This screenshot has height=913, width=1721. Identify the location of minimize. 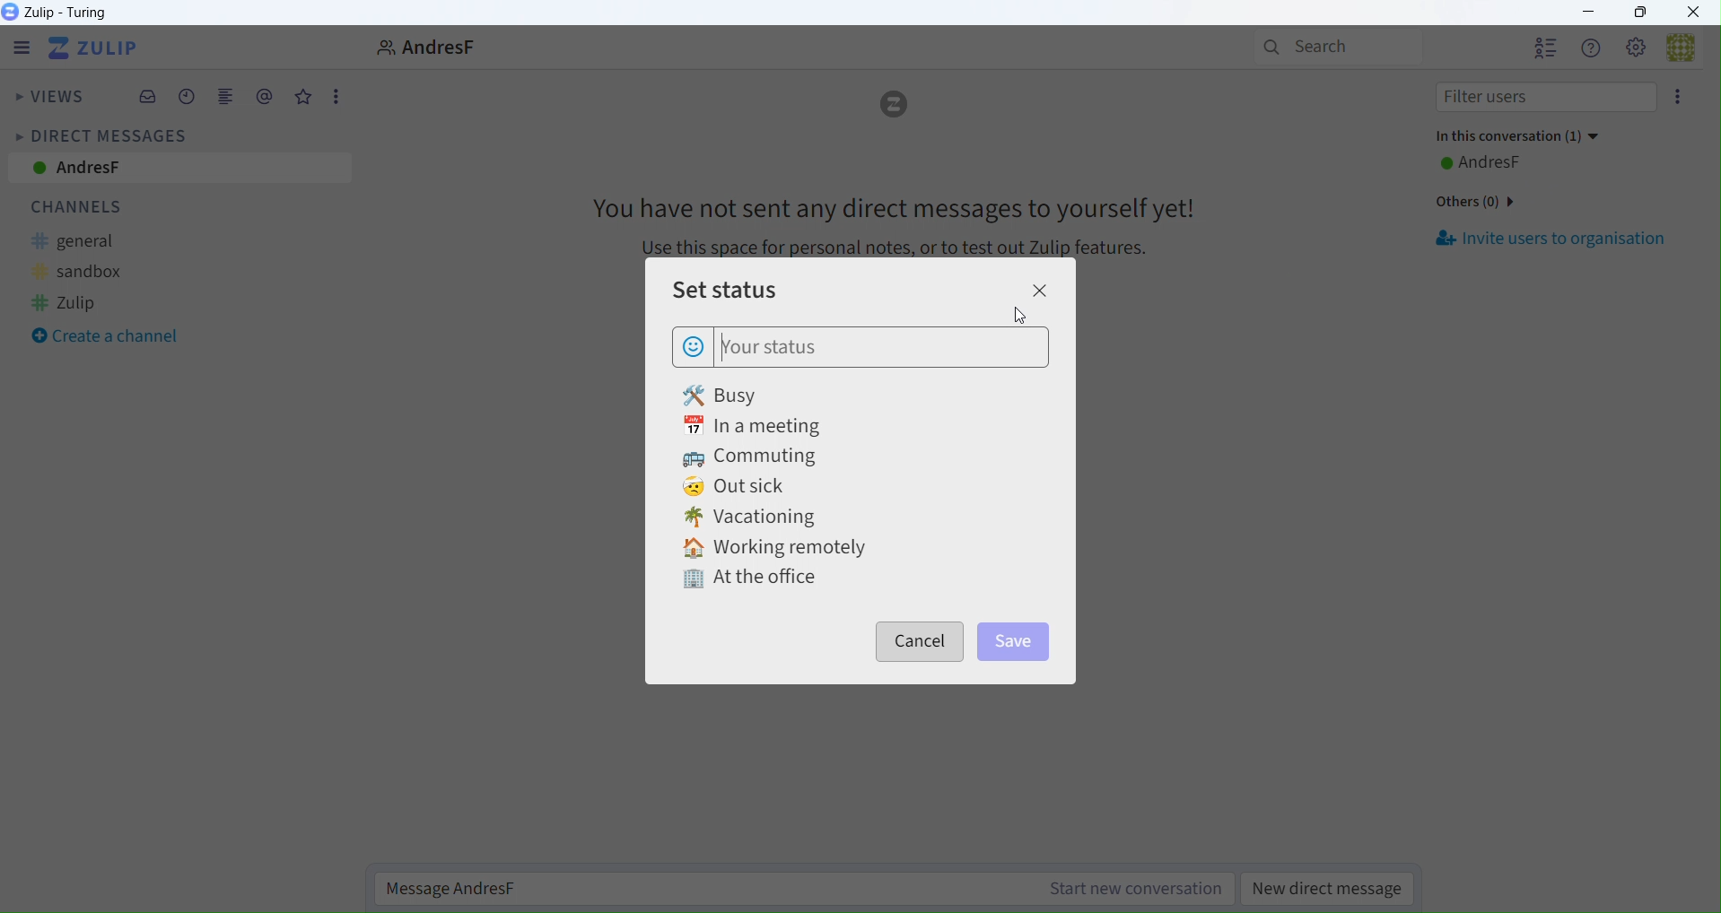
(1594, 12).